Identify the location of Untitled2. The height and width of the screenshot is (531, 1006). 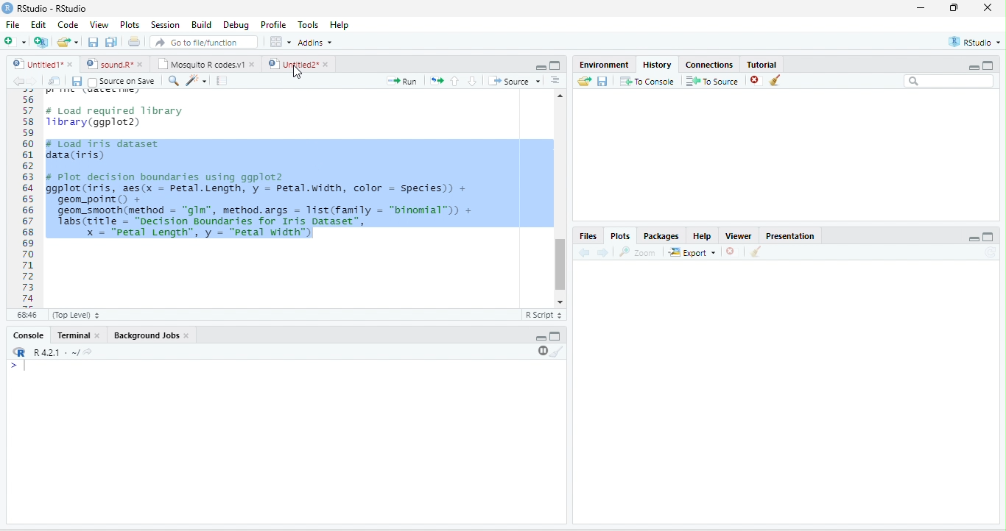
(292, 64).